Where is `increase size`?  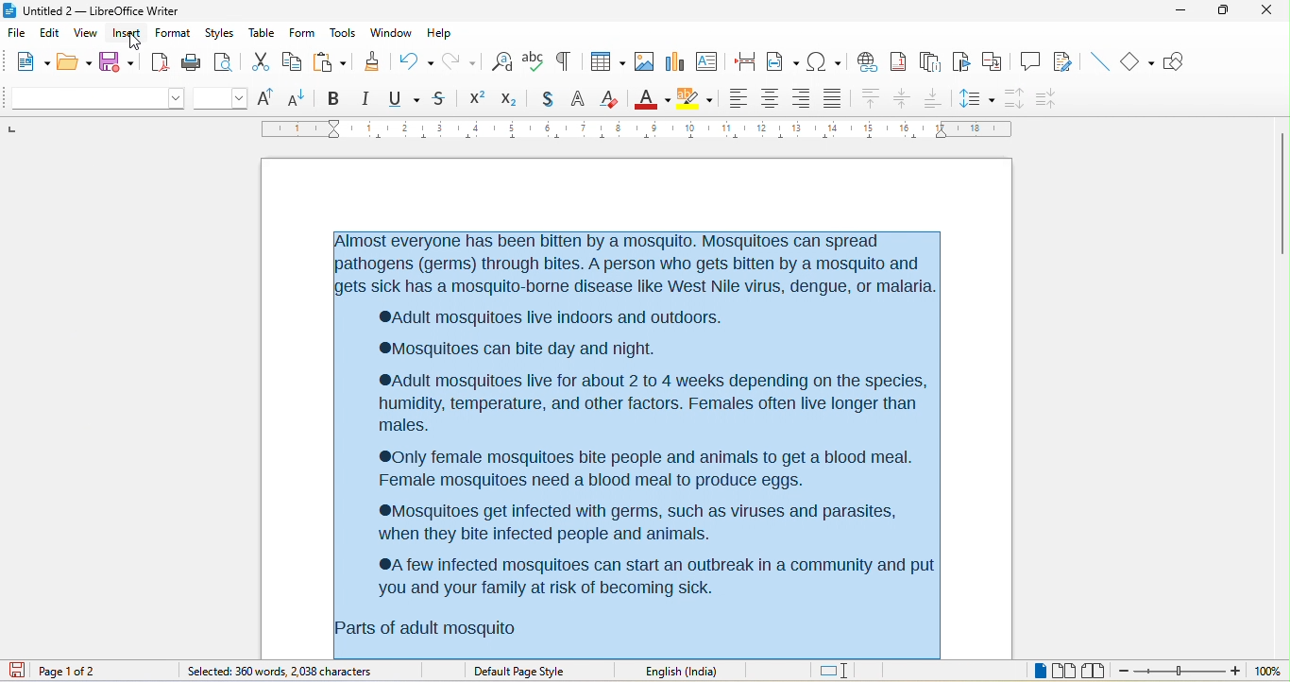
increase size is located at coordinates (268, 96).